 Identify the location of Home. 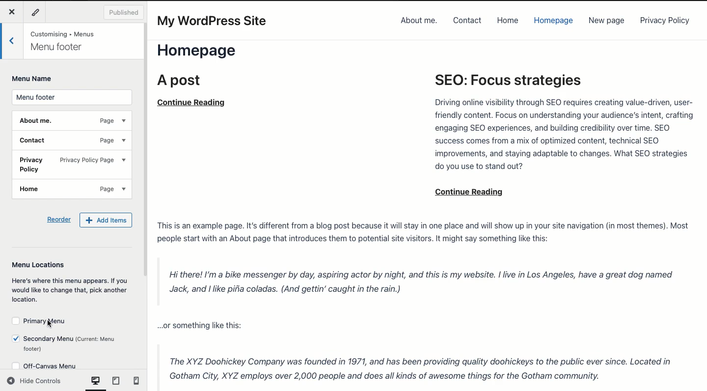
(71, 190).